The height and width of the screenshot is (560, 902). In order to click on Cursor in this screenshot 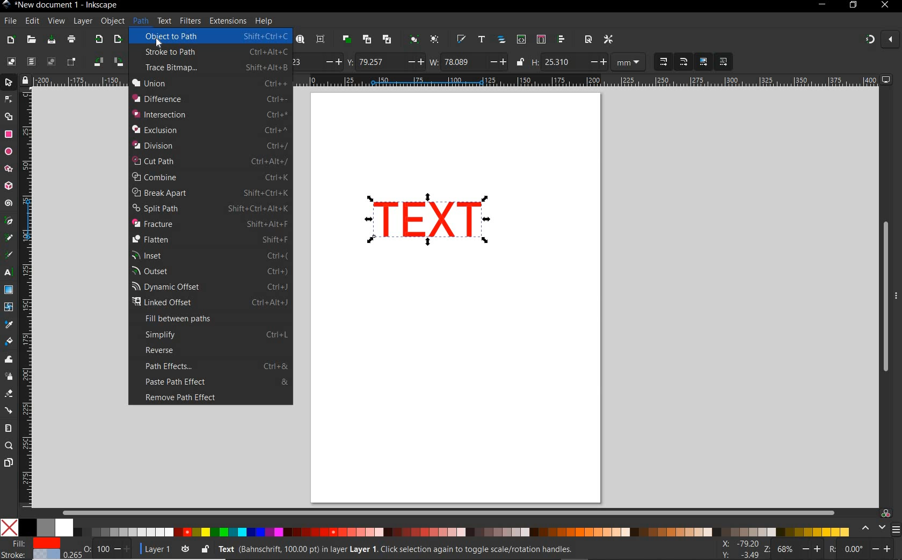, I will do `click(164, 44)`.